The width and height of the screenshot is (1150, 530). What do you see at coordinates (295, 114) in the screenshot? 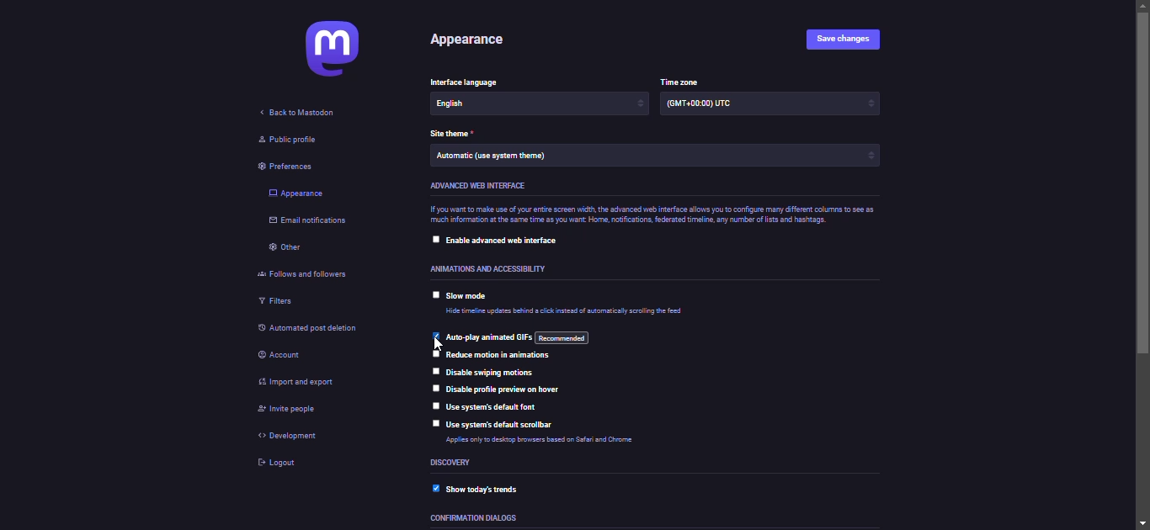
I see `back to mastodon` at bounding box center [295, 114].